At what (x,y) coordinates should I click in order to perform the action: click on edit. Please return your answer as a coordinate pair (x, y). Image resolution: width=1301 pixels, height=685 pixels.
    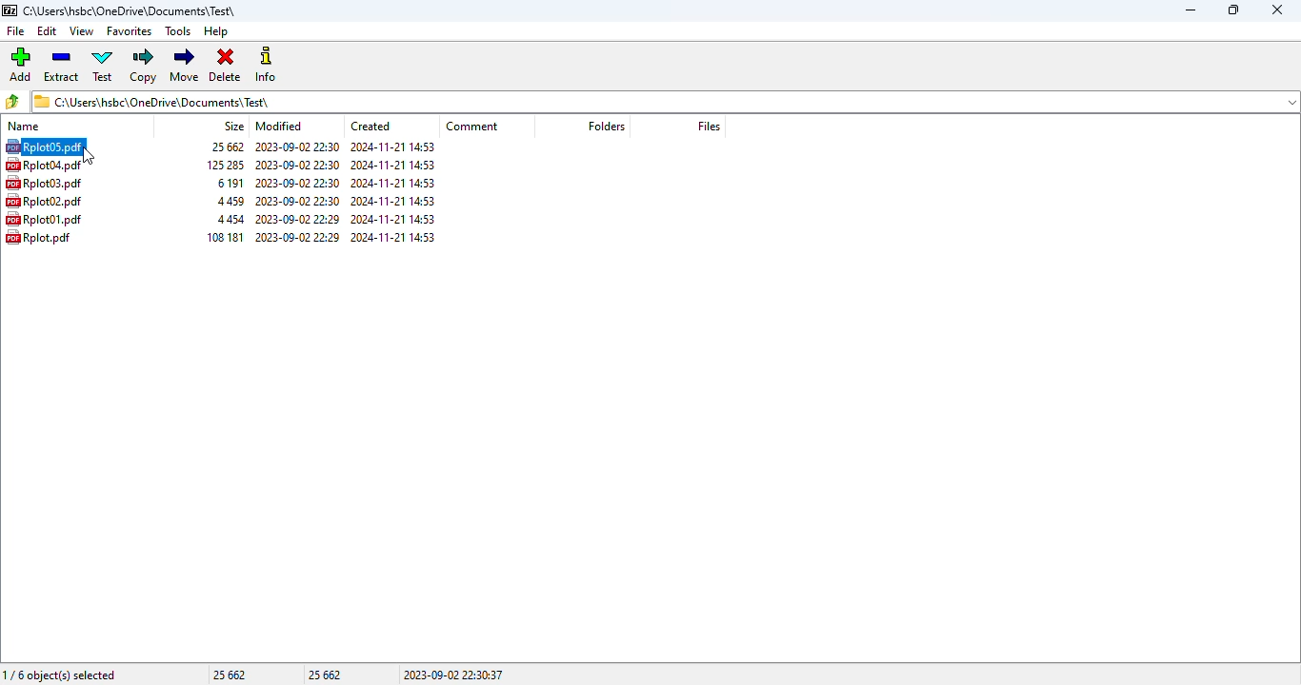
    Looking at the image, I should click on (48, 31).